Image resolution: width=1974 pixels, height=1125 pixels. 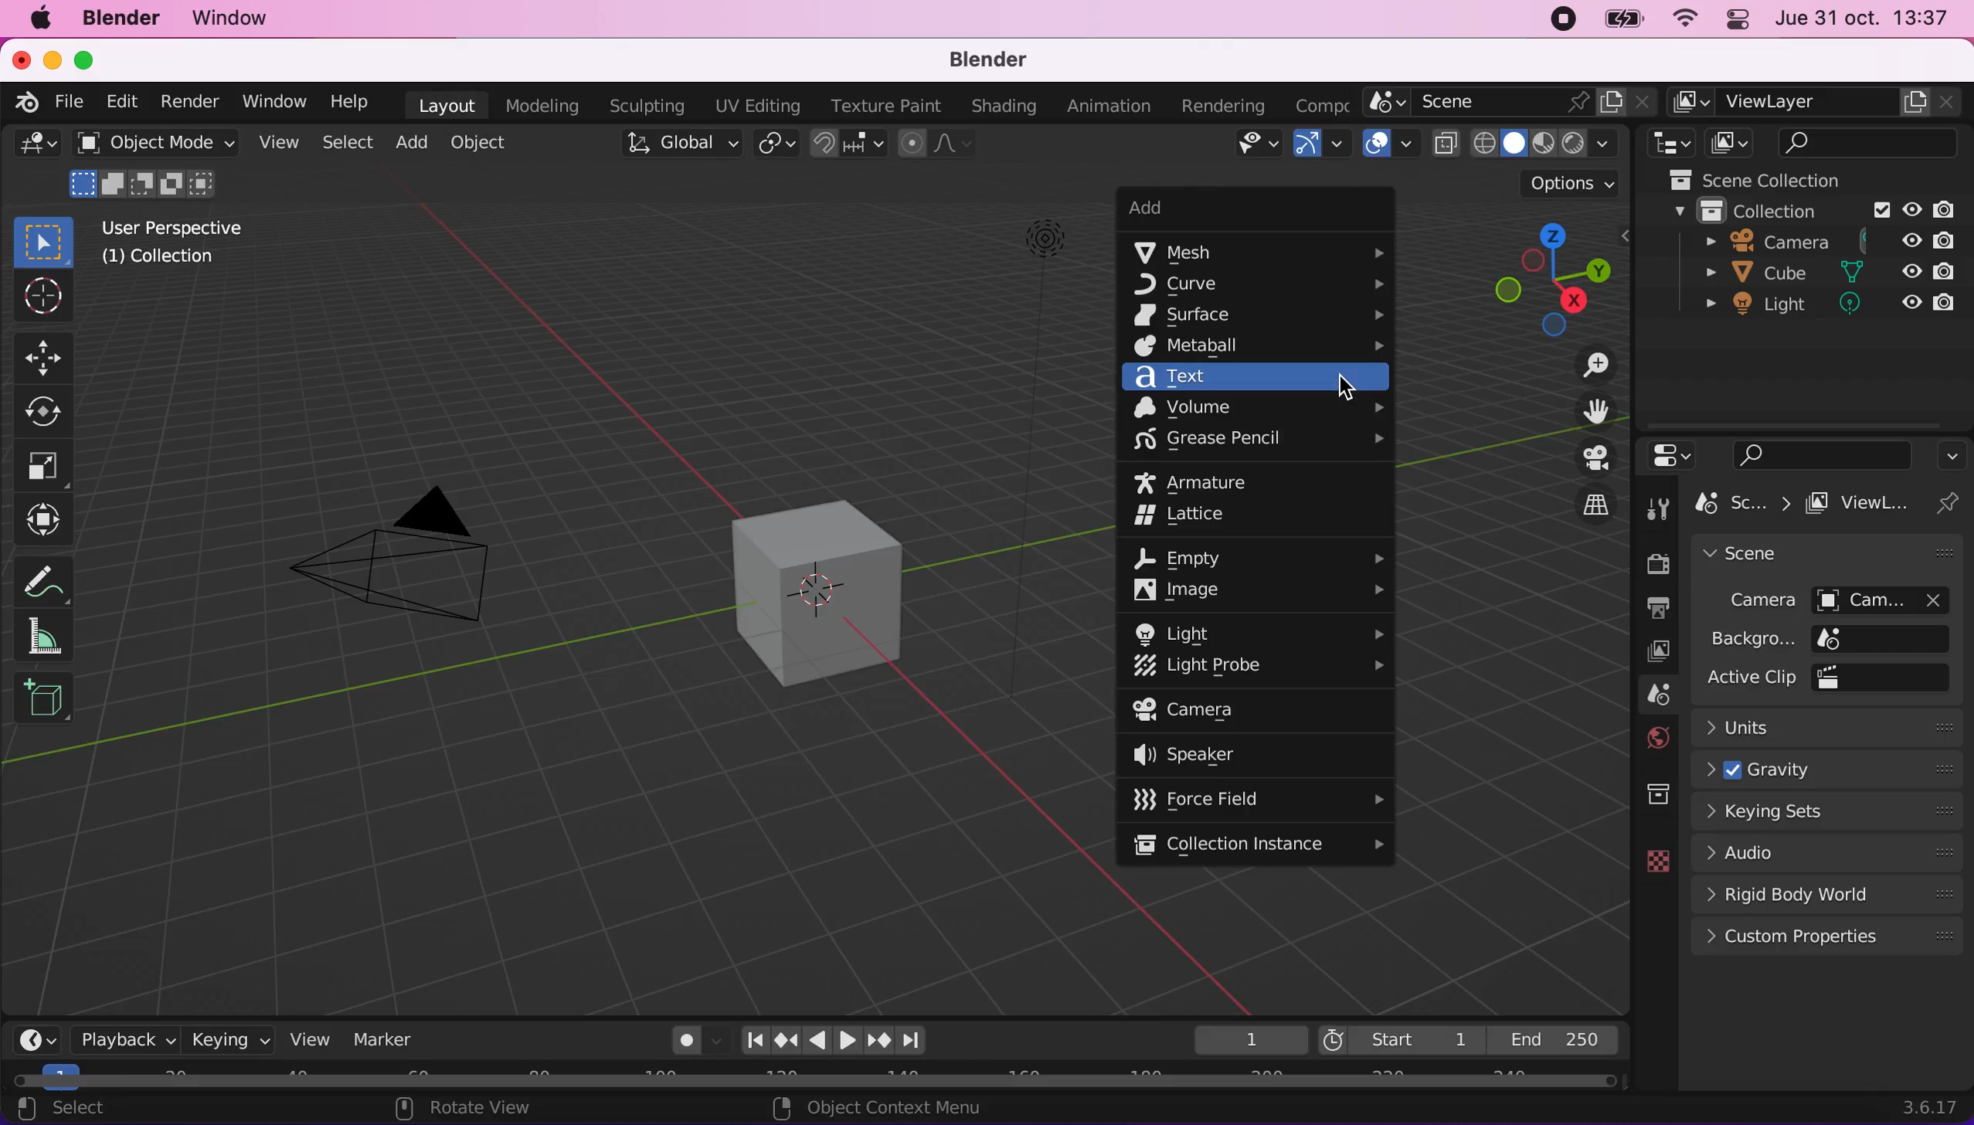 I want to click on mesh, so click(x=1262, y=253).